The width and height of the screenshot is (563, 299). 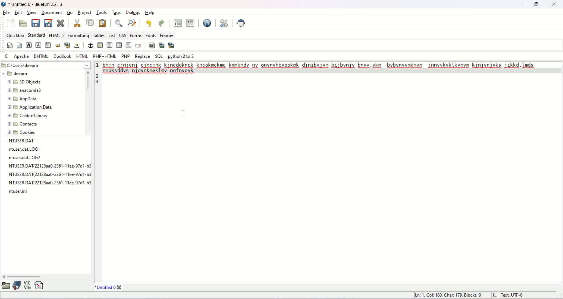 What do you see at coordinates (41, 56) in the screenshot?
I see `DHTML` at bounding box center [41, 56].